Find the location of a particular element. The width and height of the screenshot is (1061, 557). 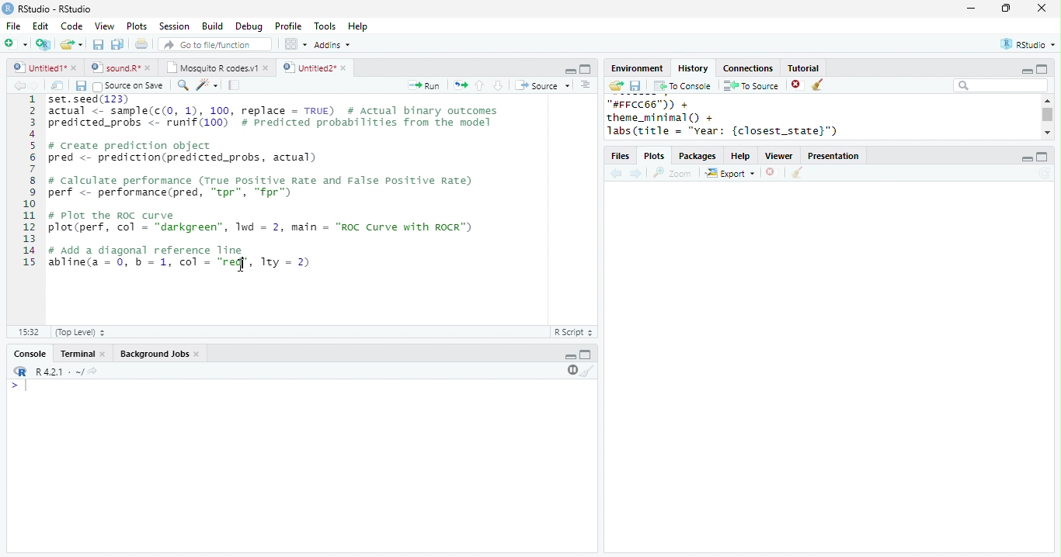

scroll down is located at coordinates (1047, 132).